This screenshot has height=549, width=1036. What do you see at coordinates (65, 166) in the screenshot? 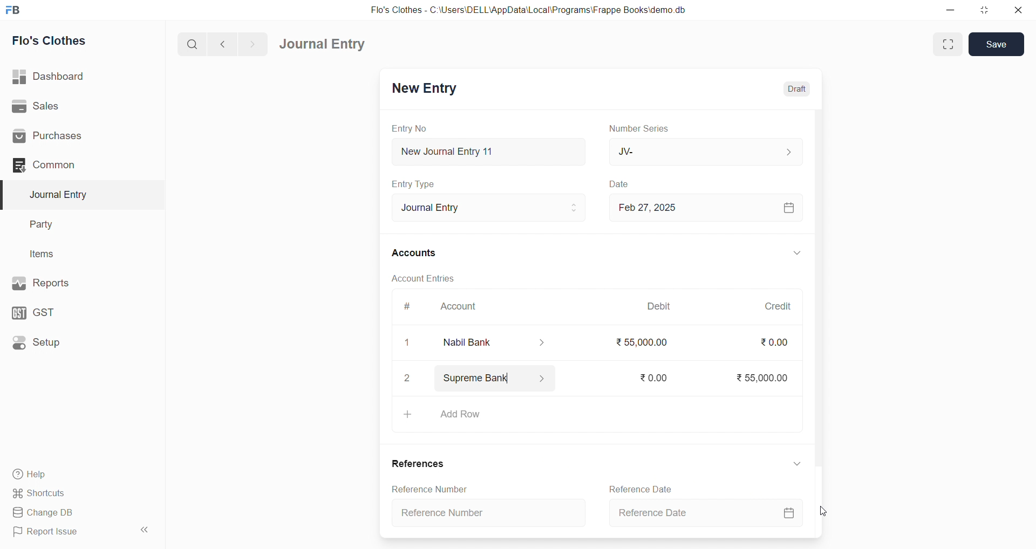
I see `Common` at bounding box center [65, 166].